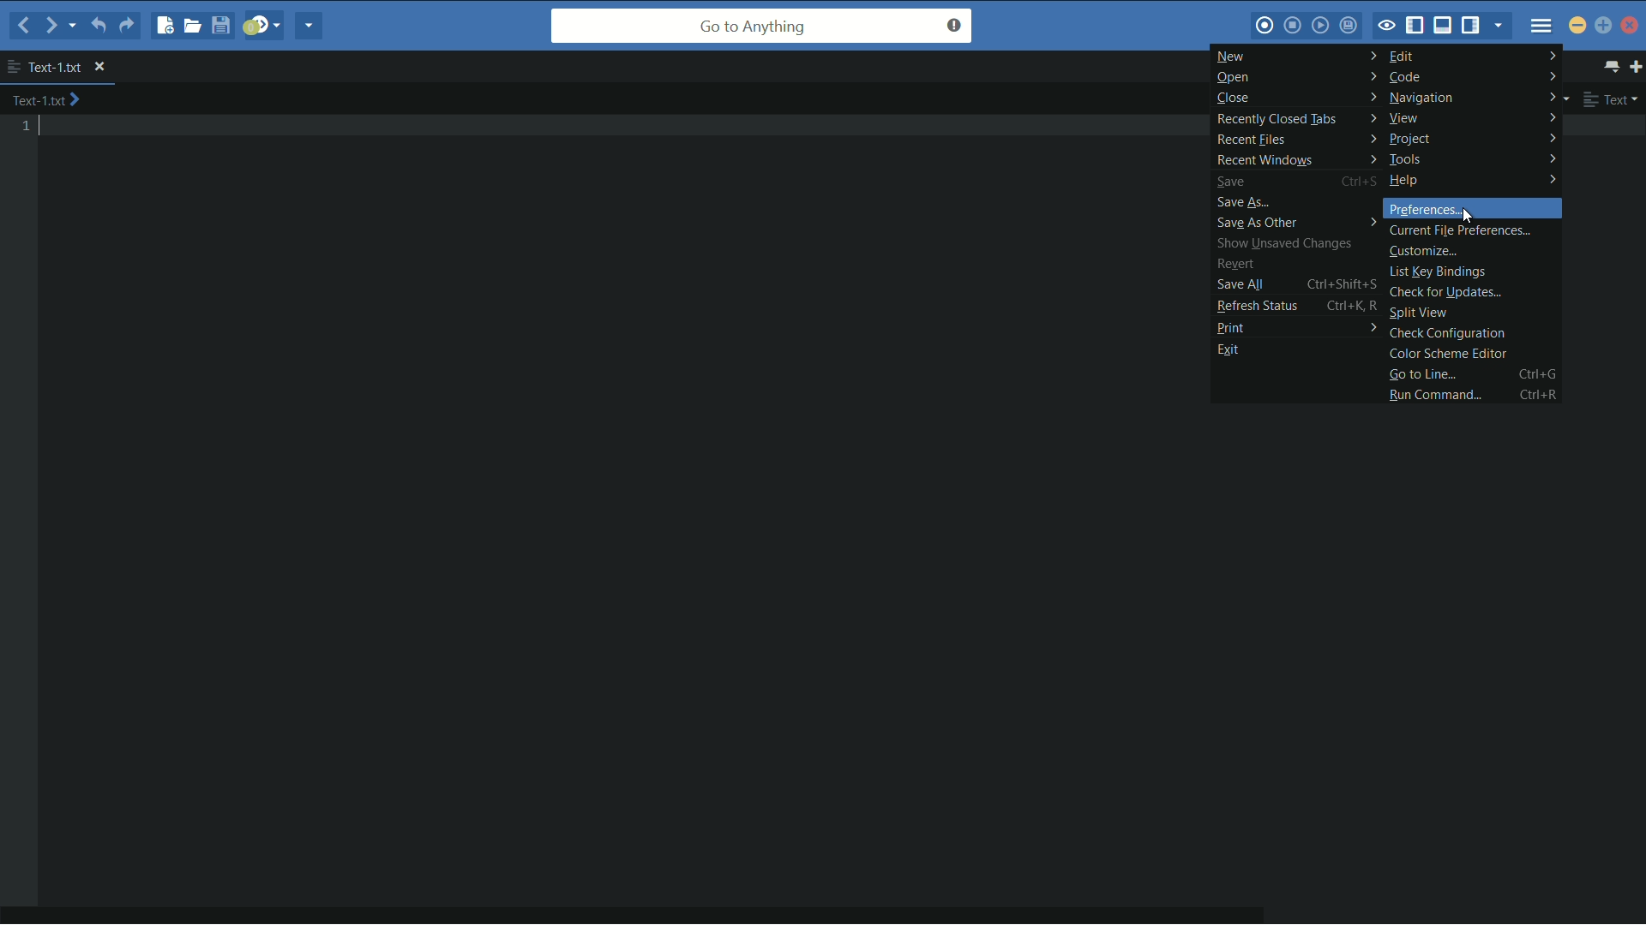 This screenshot has width=1646, height=925. What do you see at coordinates (1343, 283) in the screenshot?
I see `ctrl+Shift+S` at bounding box center [1343, 283].